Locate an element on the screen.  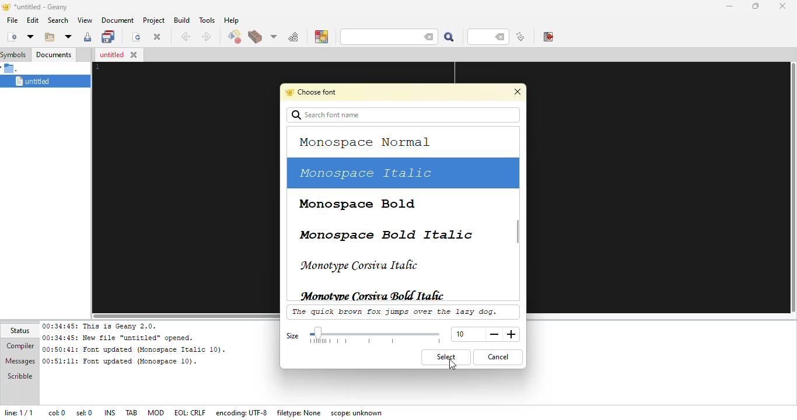
size is located at coordinates (463, 333).